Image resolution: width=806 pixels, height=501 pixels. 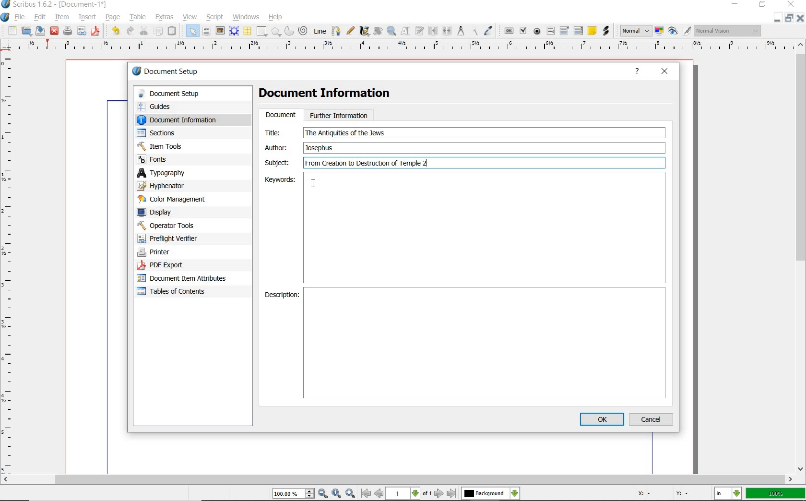 What do you see at coordinates (489, 30) in the screenshot?
I see `eye dropper` at bounding box center [489, 30].